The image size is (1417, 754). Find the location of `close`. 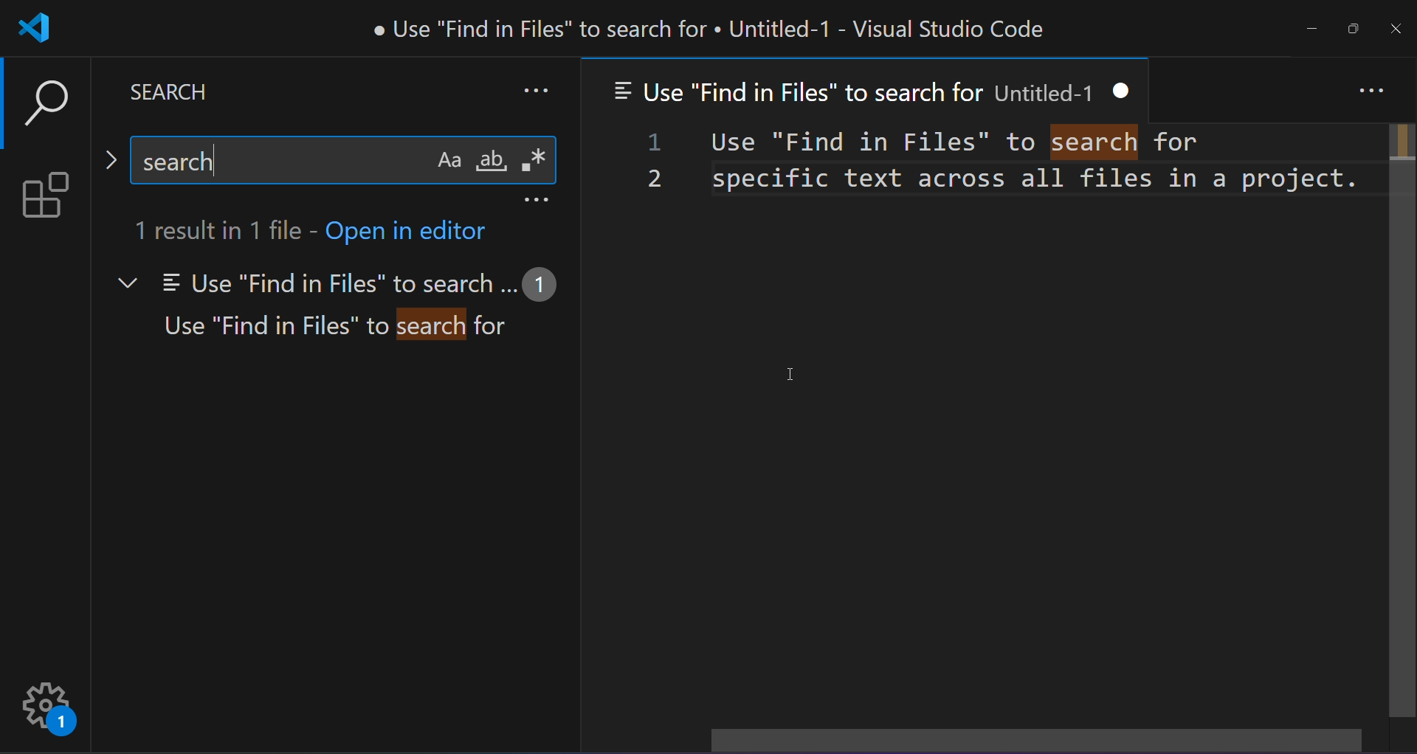

close is located at coordinates (1396, 29).